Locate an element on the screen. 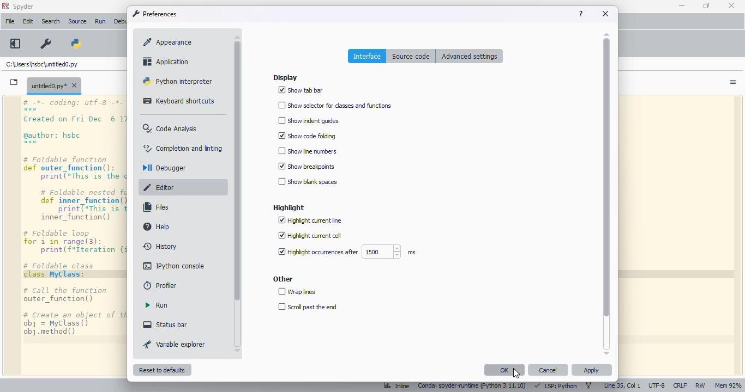 The width and height of the screenshot is (745, 392). browse tabs is located at coordinates (14, 82).